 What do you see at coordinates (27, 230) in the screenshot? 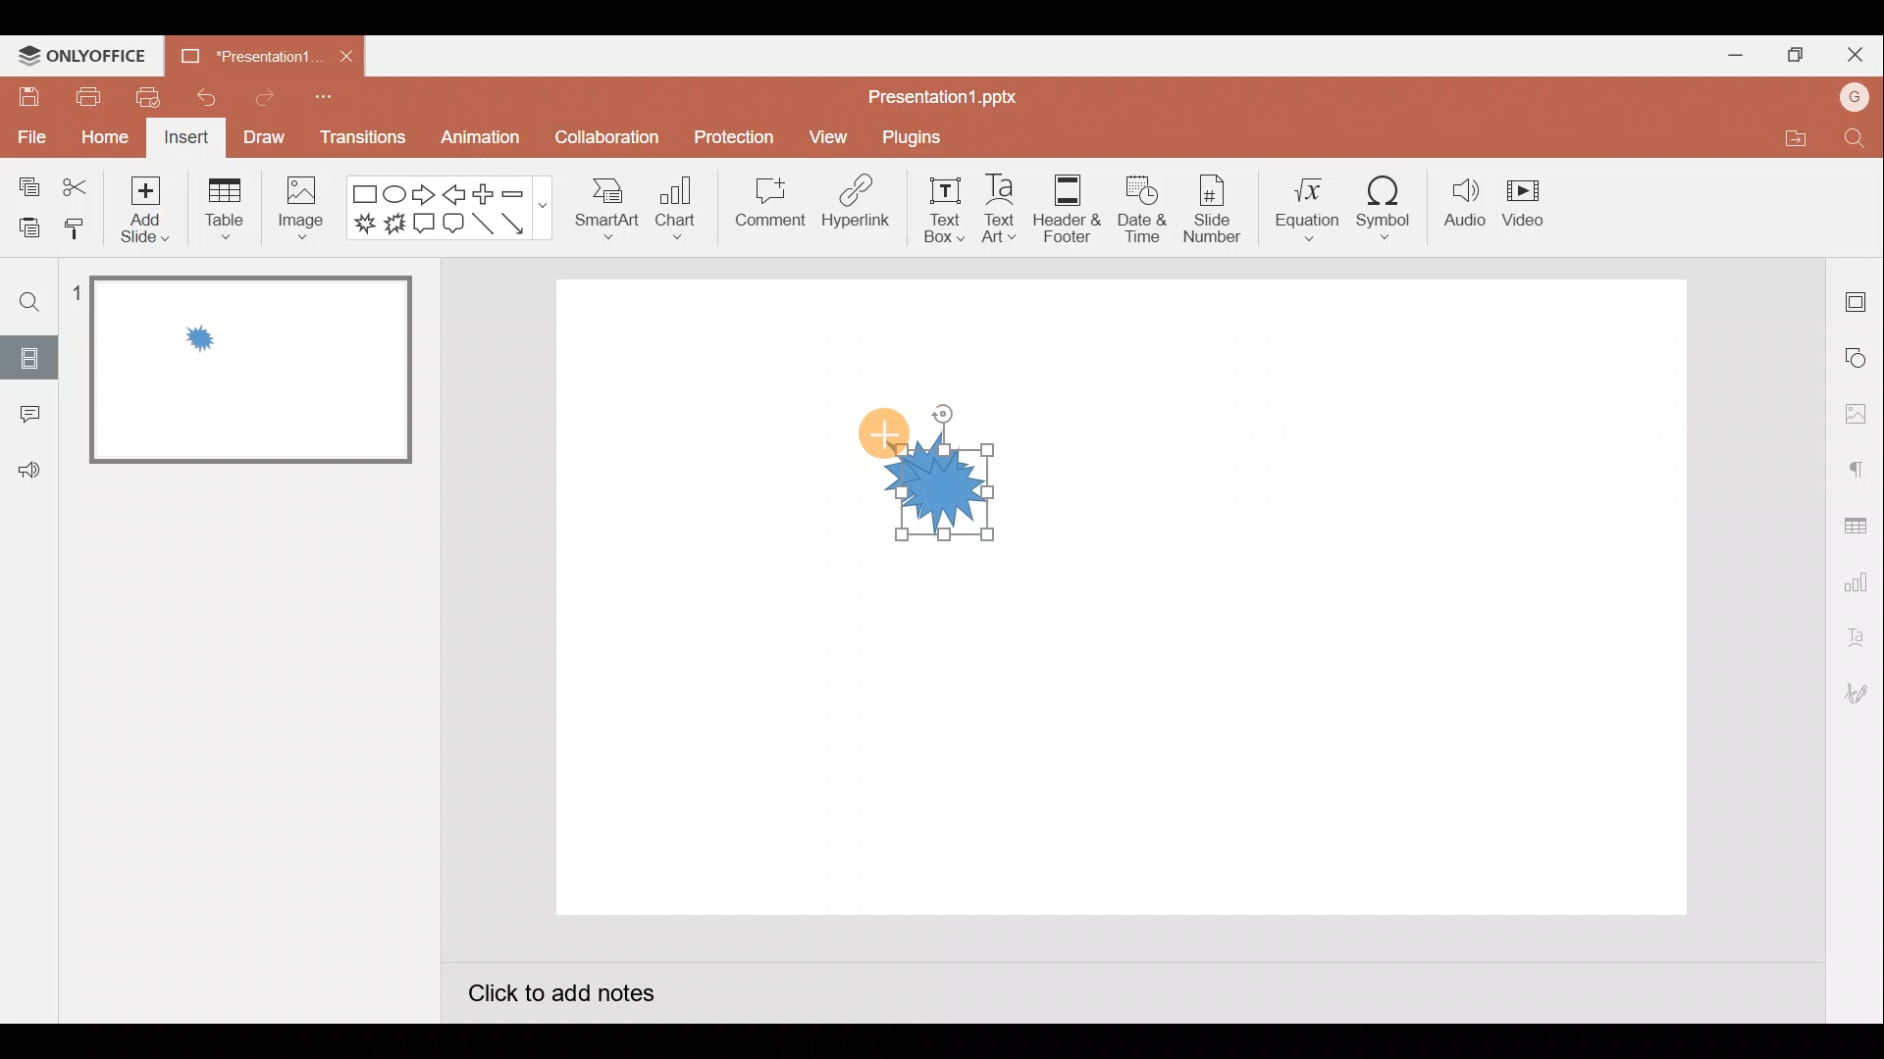
I see `Paste` at bounding box center [27, 230].